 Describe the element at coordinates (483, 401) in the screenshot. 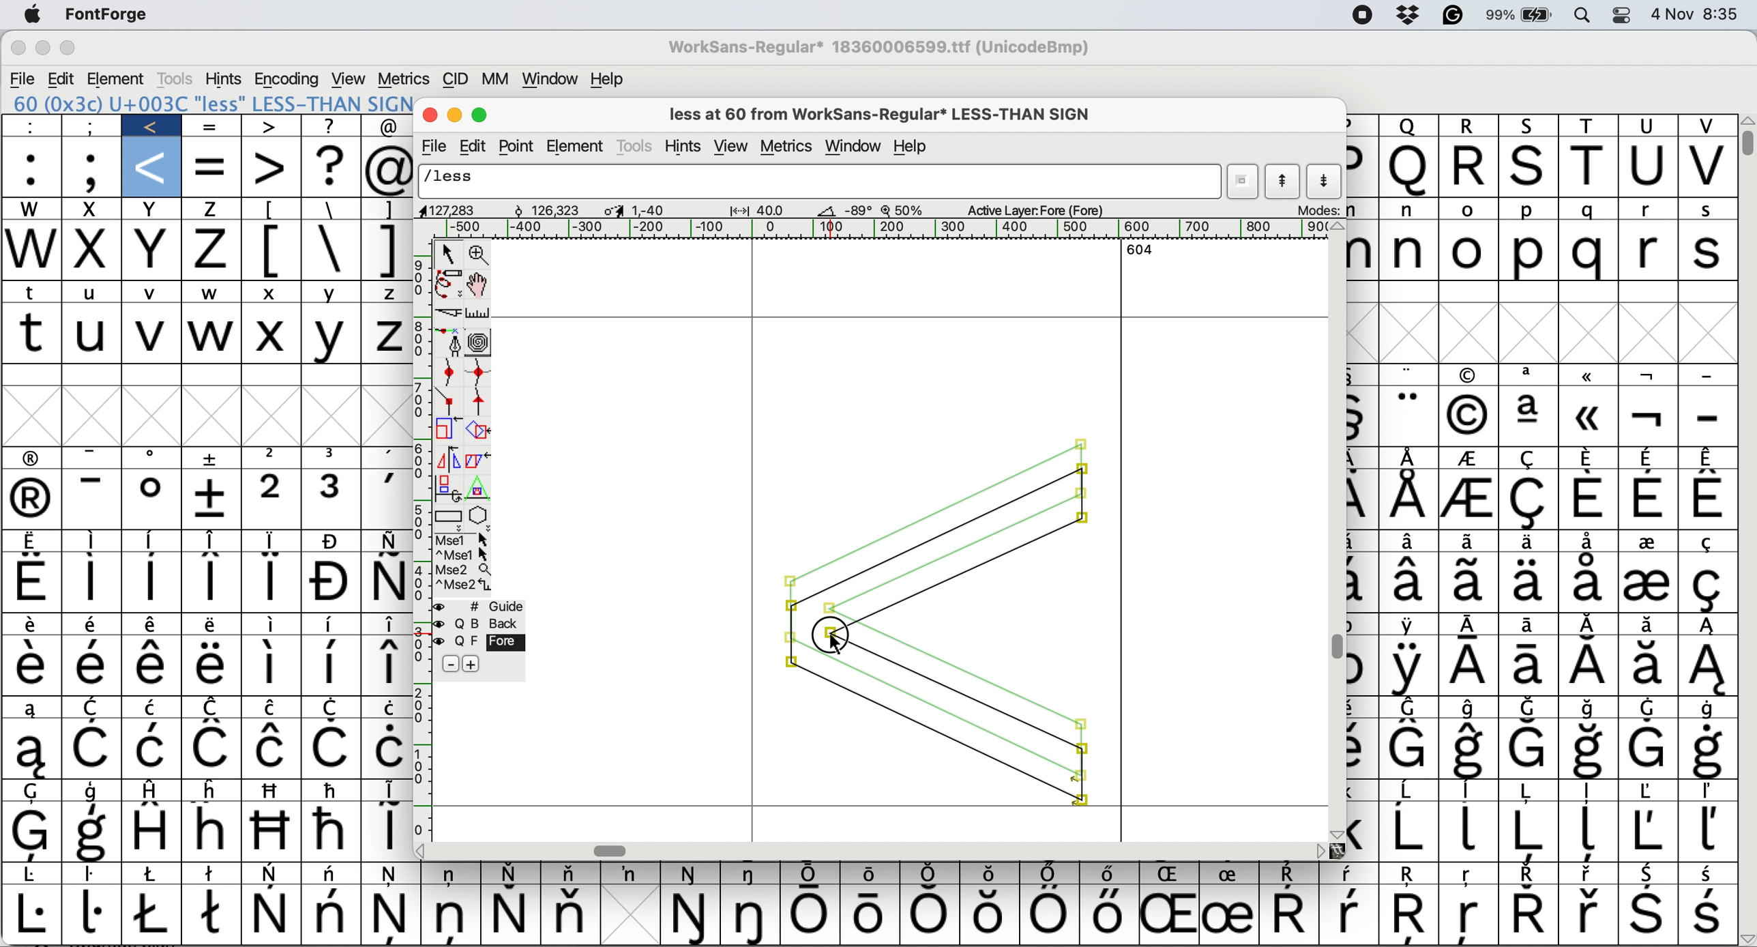

I see `tangent point` at that location.